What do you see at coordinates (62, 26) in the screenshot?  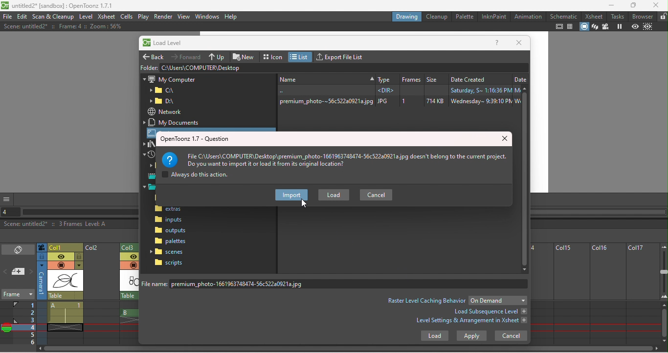 I see `Scene: untitled2* : Frame: 4 :: Zoom: 56%` at bounding box center [62, 26].